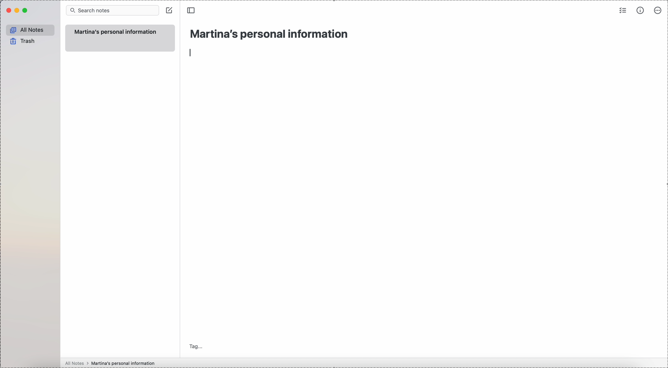  I want to click on more options, so click(657, 11).